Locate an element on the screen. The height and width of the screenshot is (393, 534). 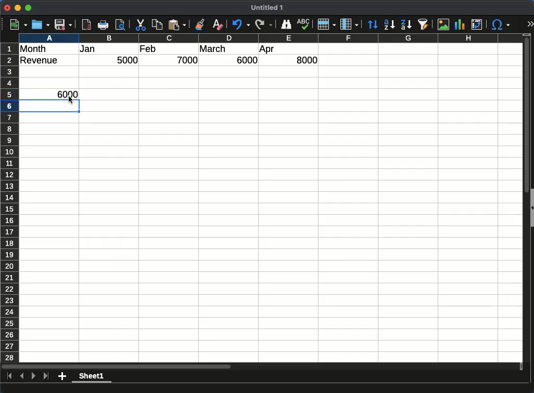
apr is located at coordinates (266, 50).